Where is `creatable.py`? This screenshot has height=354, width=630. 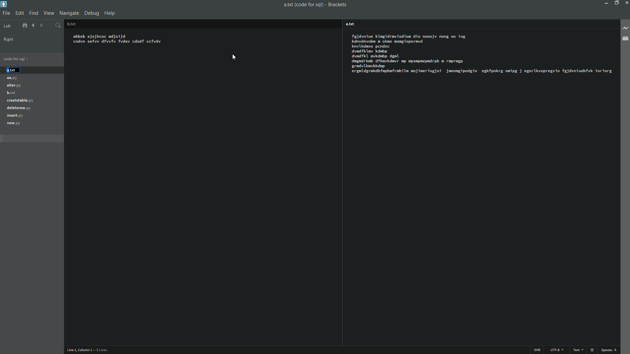 creatable.py is located at coordinates (20, 101).